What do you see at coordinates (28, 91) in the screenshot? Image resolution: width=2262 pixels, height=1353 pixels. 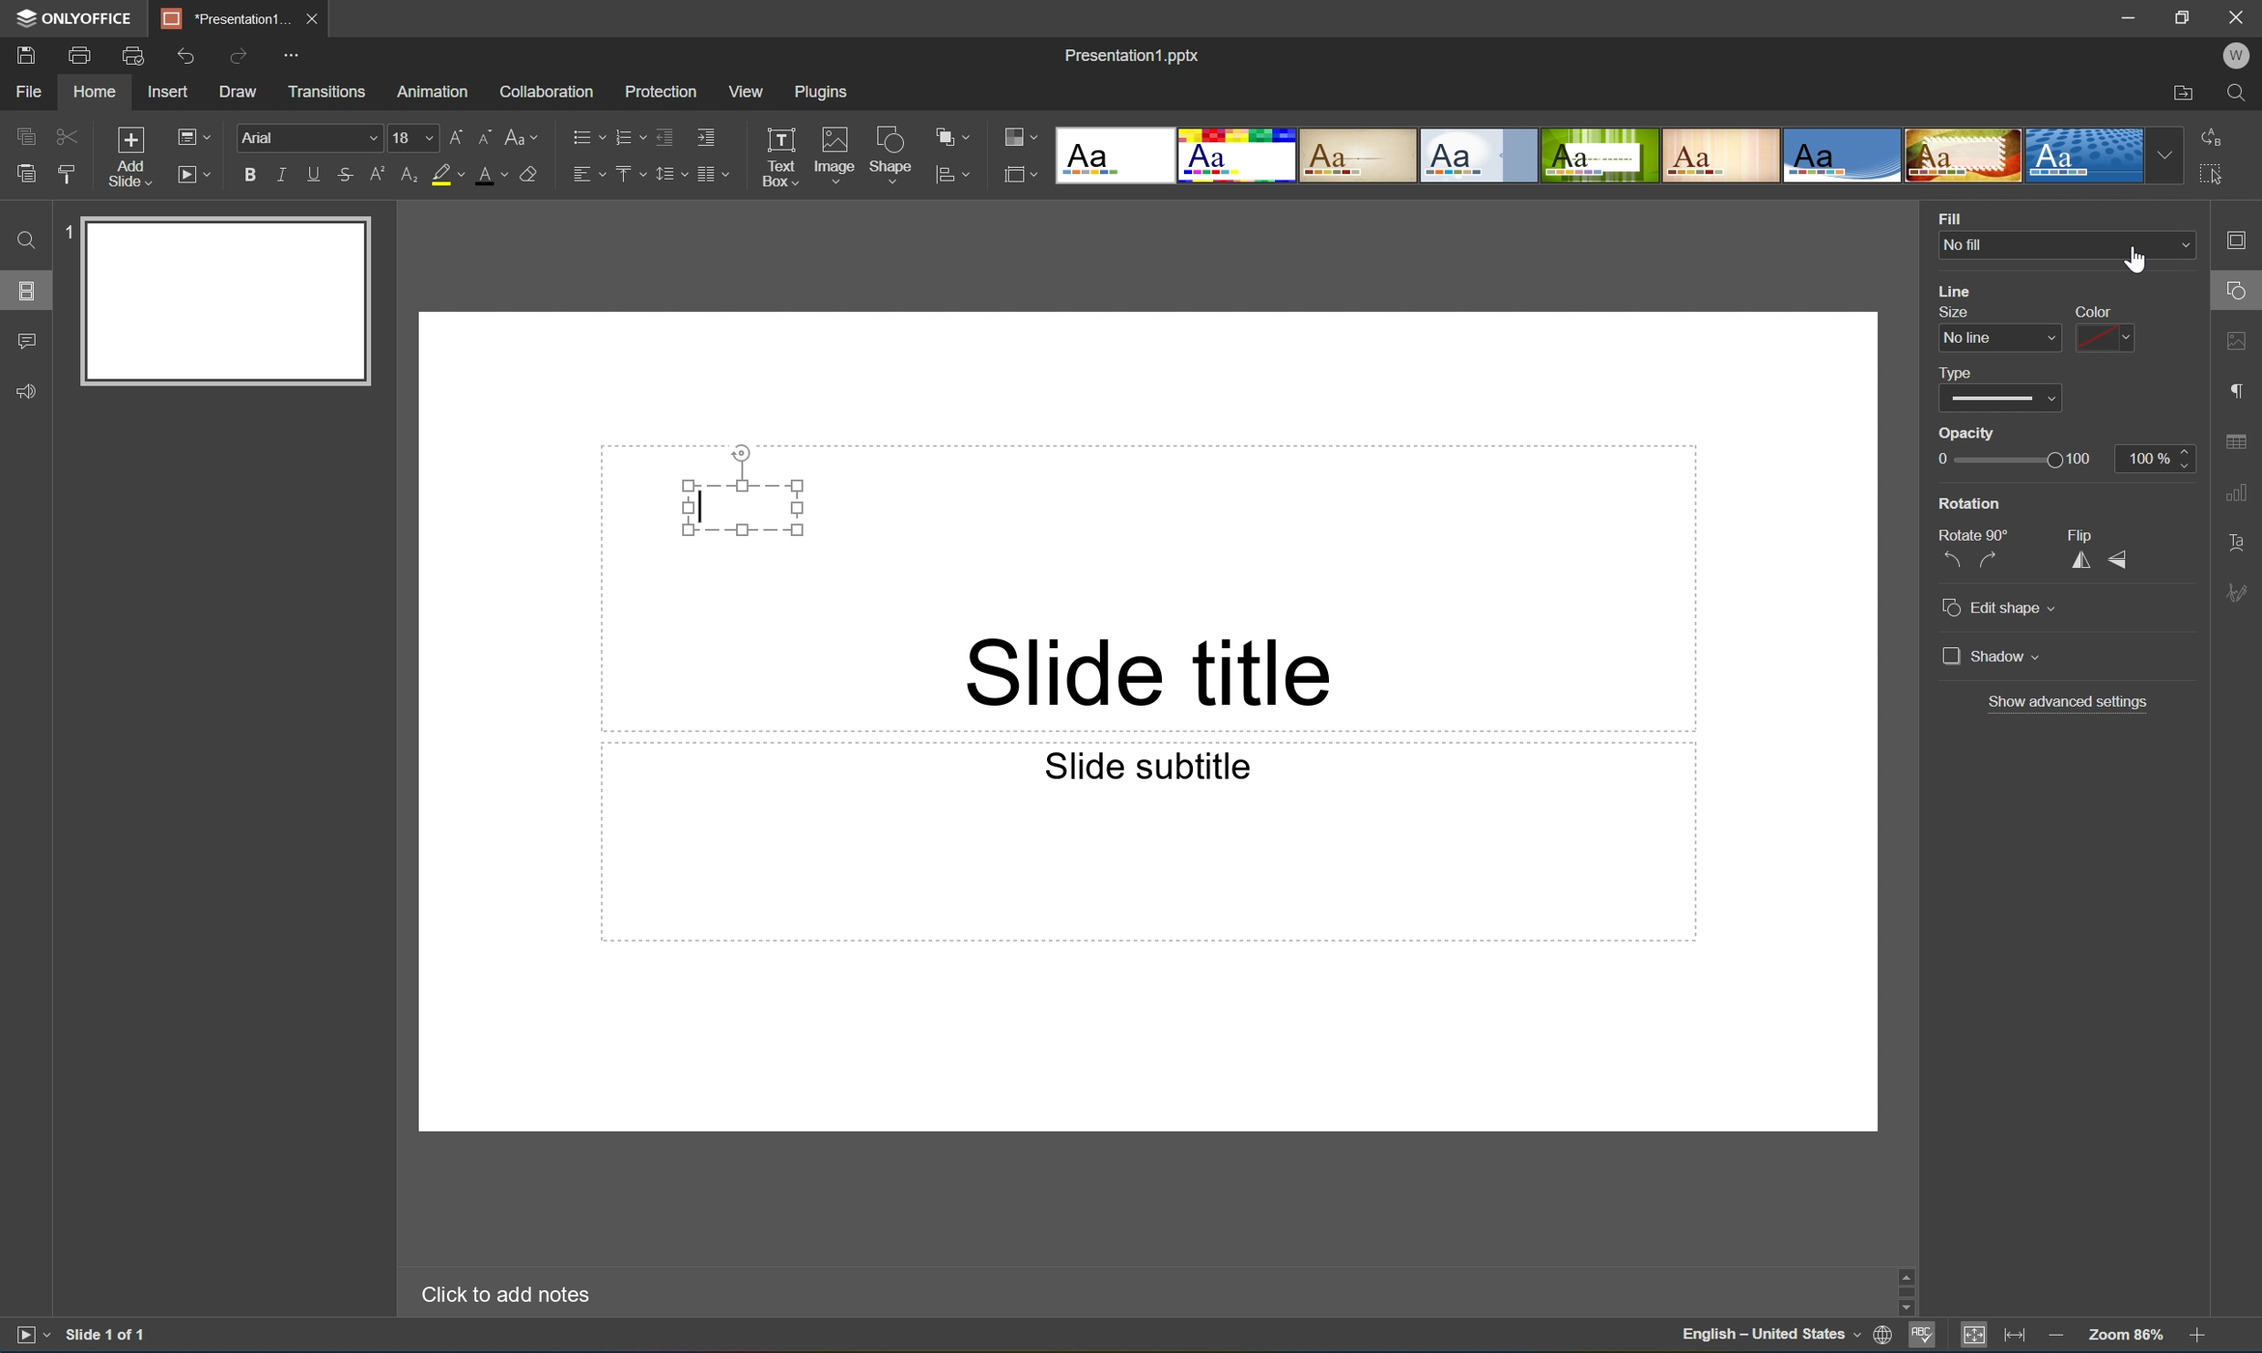 I see `File` at bounding box center [28, 91].